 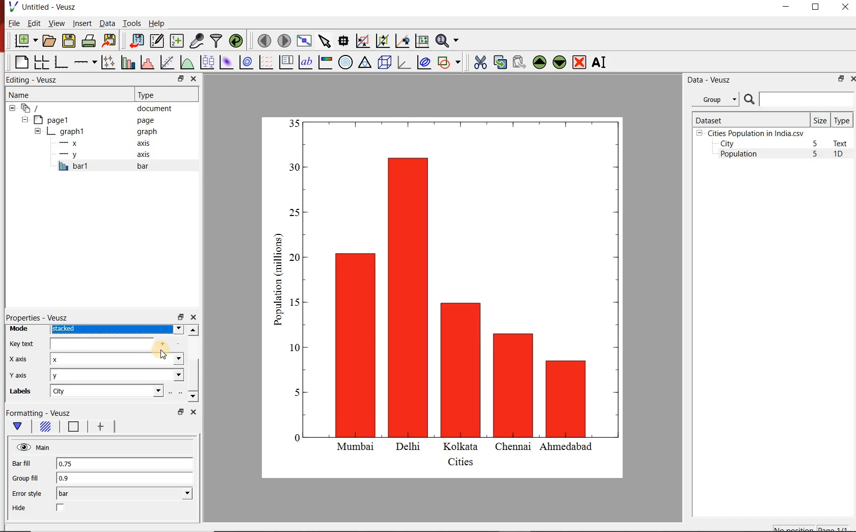 I want to click on document, so click(x=94, y=108).